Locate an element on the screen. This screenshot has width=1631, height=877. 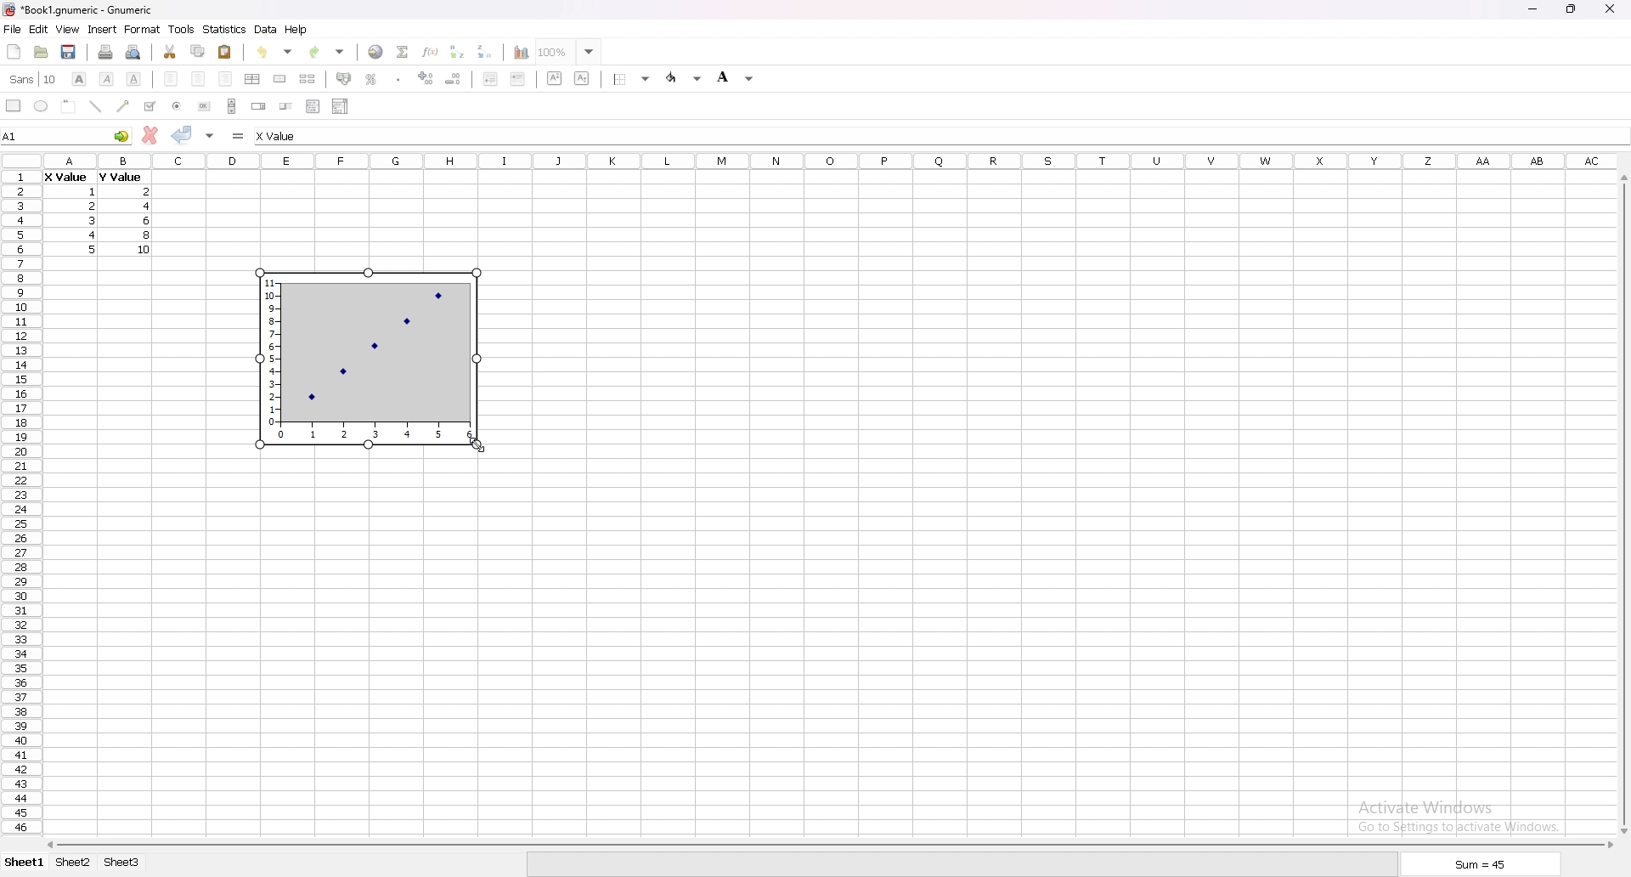
accounting is located at coordinates (345, 78).